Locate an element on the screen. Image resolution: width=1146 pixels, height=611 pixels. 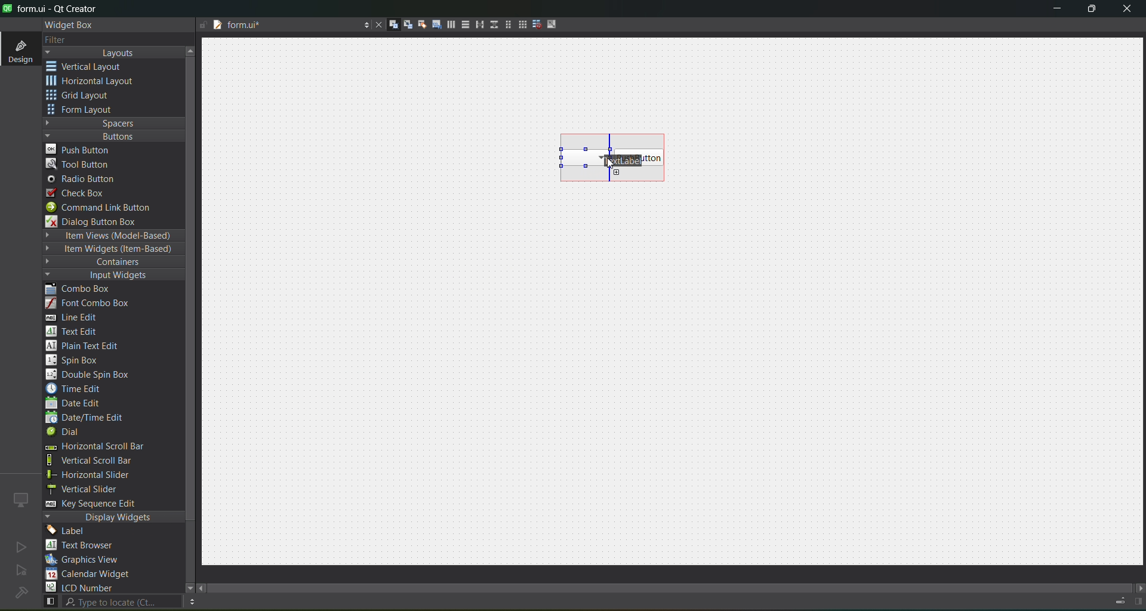
layout vertically is located at coordinates (462, 24).